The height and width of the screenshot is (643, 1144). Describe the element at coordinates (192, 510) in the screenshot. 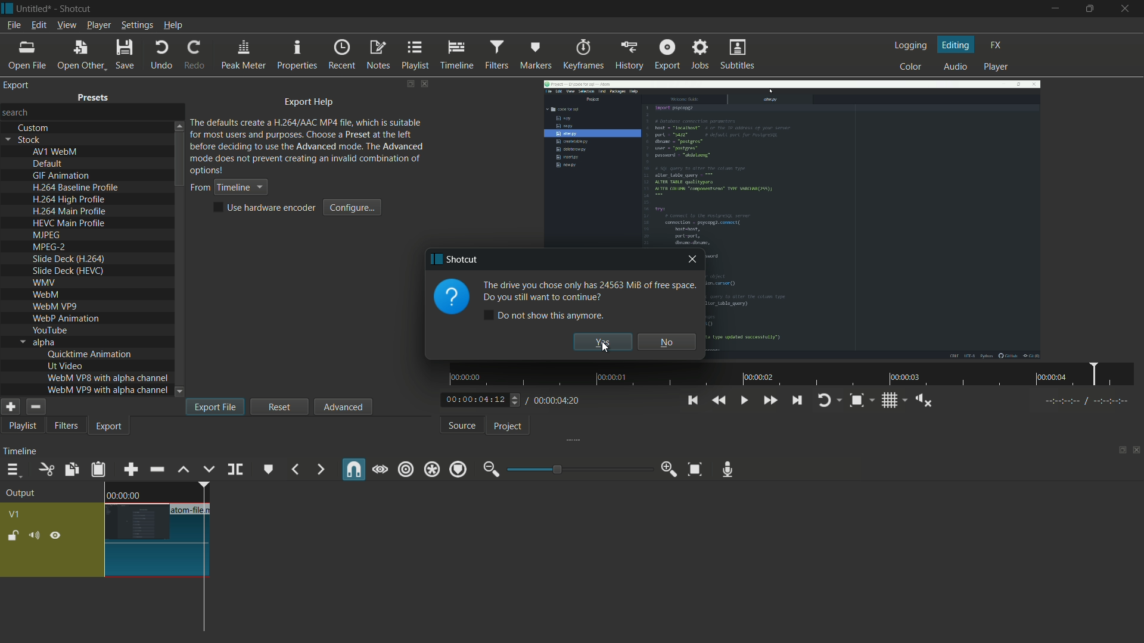

I see `file name` at that location.